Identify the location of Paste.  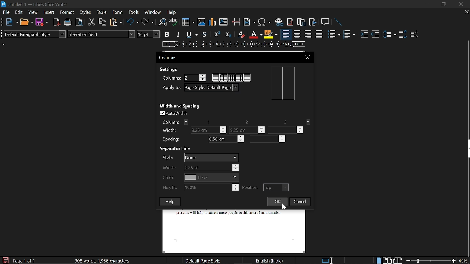
(116, 22).